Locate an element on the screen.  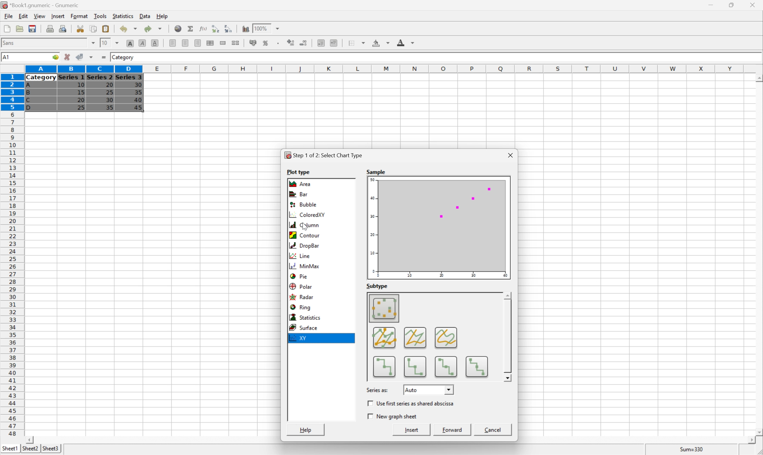
Series as: is located at coordinates (377, 389).